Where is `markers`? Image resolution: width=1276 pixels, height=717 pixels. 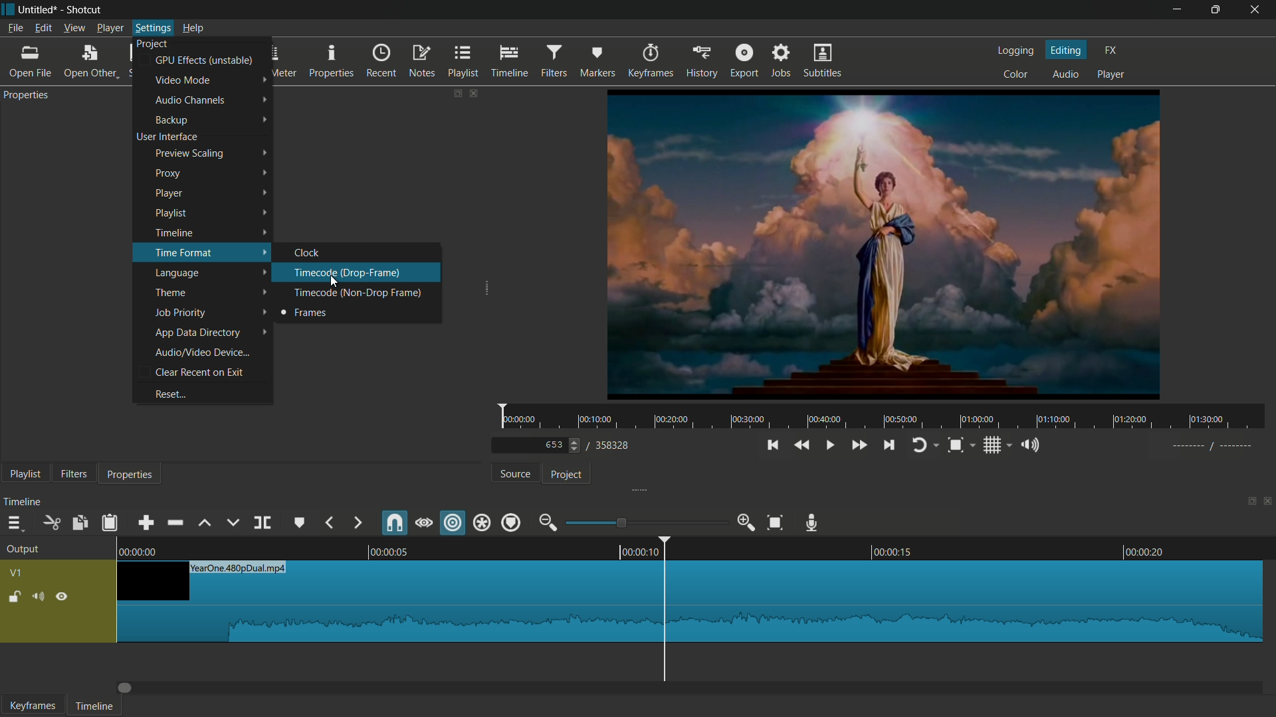
markers is located at coordinates (597, 60).